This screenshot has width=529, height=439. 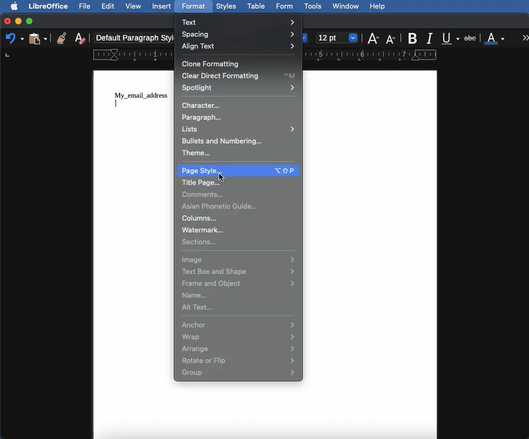 I want to click on , so click(x=133, y=38).